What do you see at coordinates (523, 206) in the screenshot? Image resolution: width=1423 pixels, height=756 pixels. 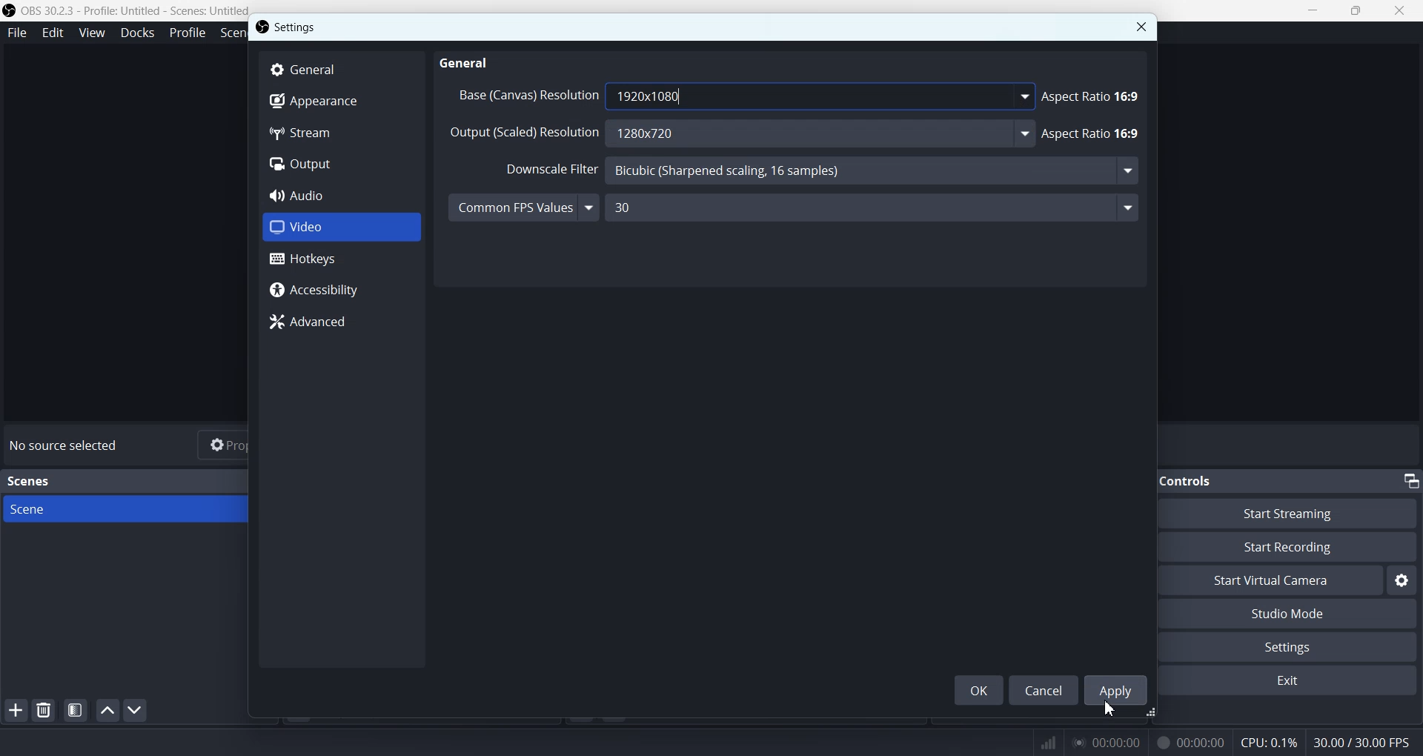 I see `Common FPS Values` at bounding box center [523, 206].